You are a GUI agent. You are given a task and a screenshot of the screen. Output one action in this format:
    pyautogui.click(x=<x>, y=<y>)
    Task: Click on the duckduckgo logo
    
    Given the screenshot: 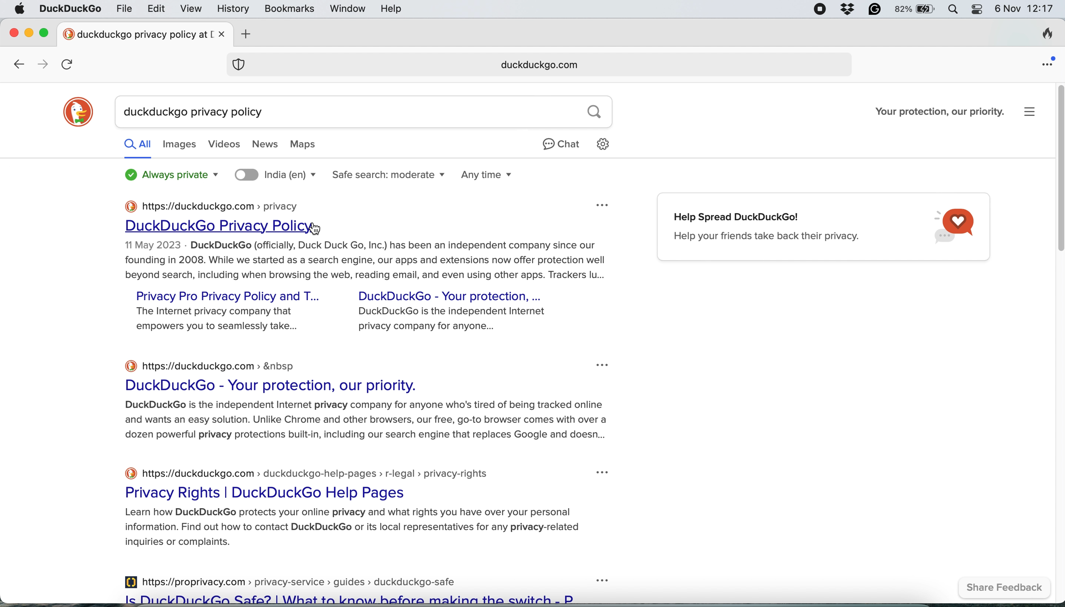 What is the action you would take?
    pyautogui.click(x=79, y=110)
    